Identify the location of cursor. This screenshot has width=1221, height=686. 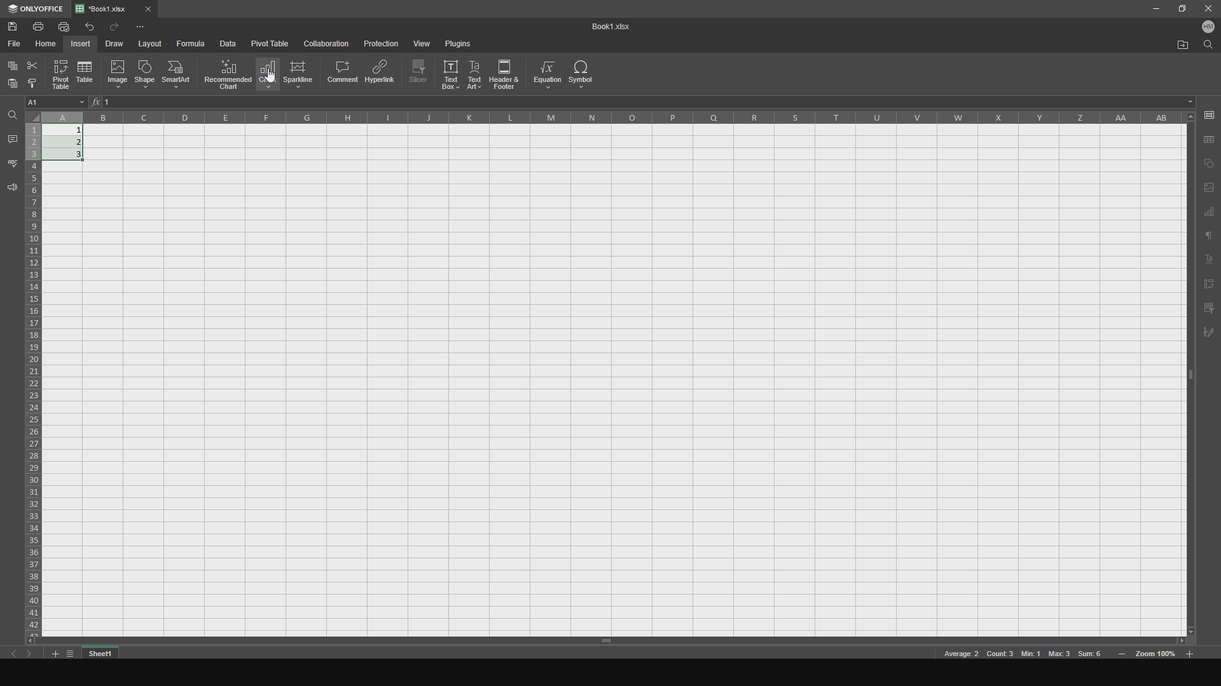
(276, 78).